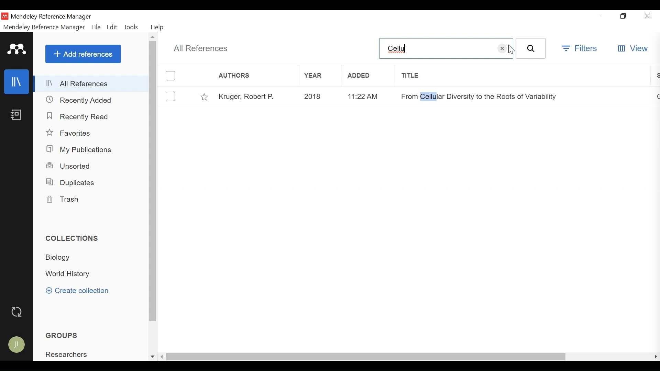 The image size is (660, 371). Describe the element at coordinates (580, 49) in the screenshot. I see `Filter` at that location.